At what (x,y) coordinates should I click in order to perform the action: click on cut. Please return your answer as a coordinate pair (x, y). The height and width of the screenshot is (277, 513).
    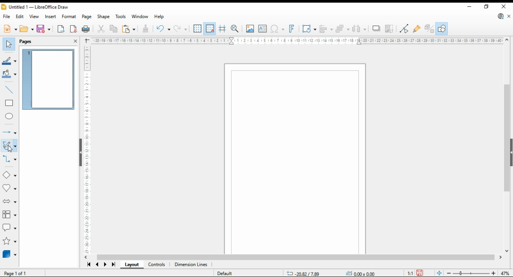
    Looking at the image, I should click on (101, 28).